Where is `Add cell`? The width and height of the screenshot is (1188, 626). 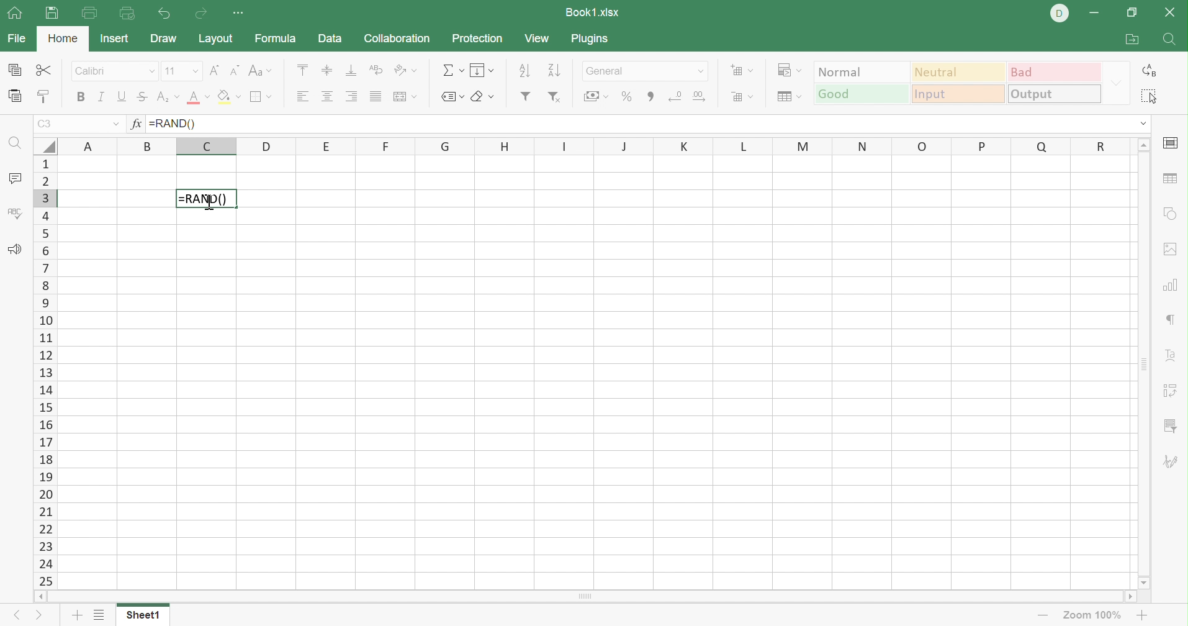
Add cell is located at coordinates (740, 70).